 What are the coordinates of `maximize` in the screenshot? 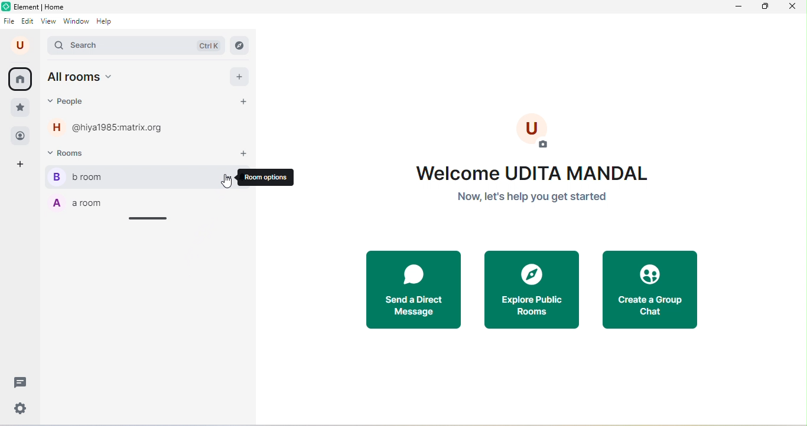 It's located at (764, 6).